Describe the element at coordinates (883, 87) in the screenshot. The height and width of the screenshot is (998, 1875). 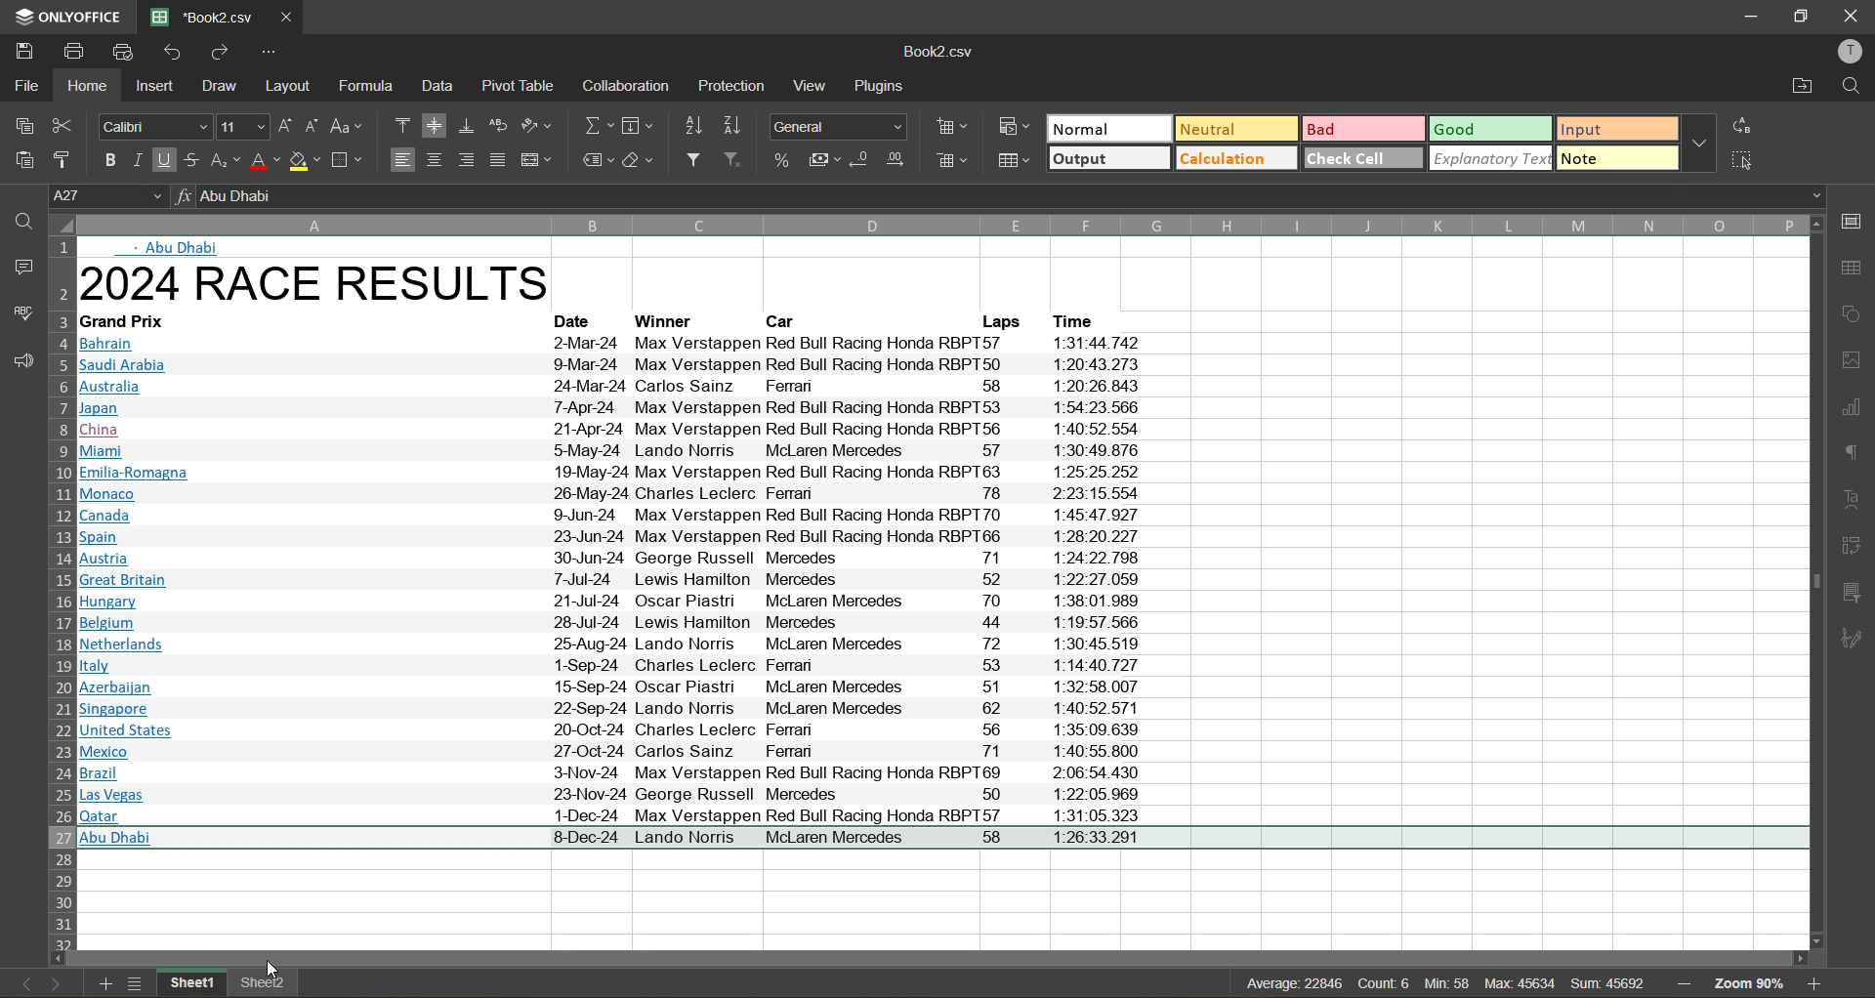
I see `plugins` at that location.